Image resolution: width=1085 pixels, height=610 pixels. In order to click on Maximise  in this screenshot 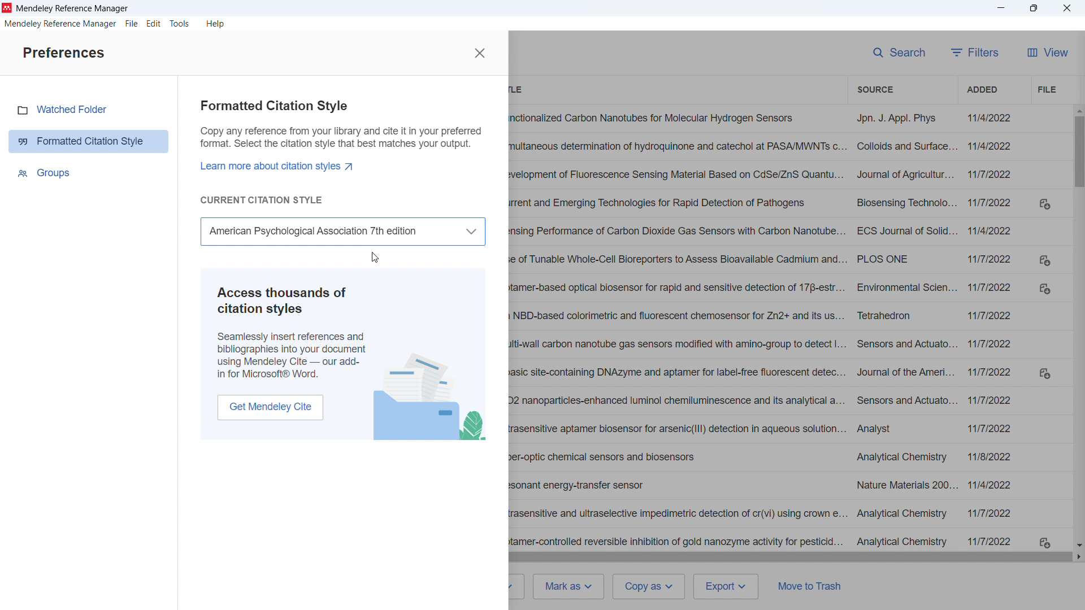, I will do `click(1032, 8)`.